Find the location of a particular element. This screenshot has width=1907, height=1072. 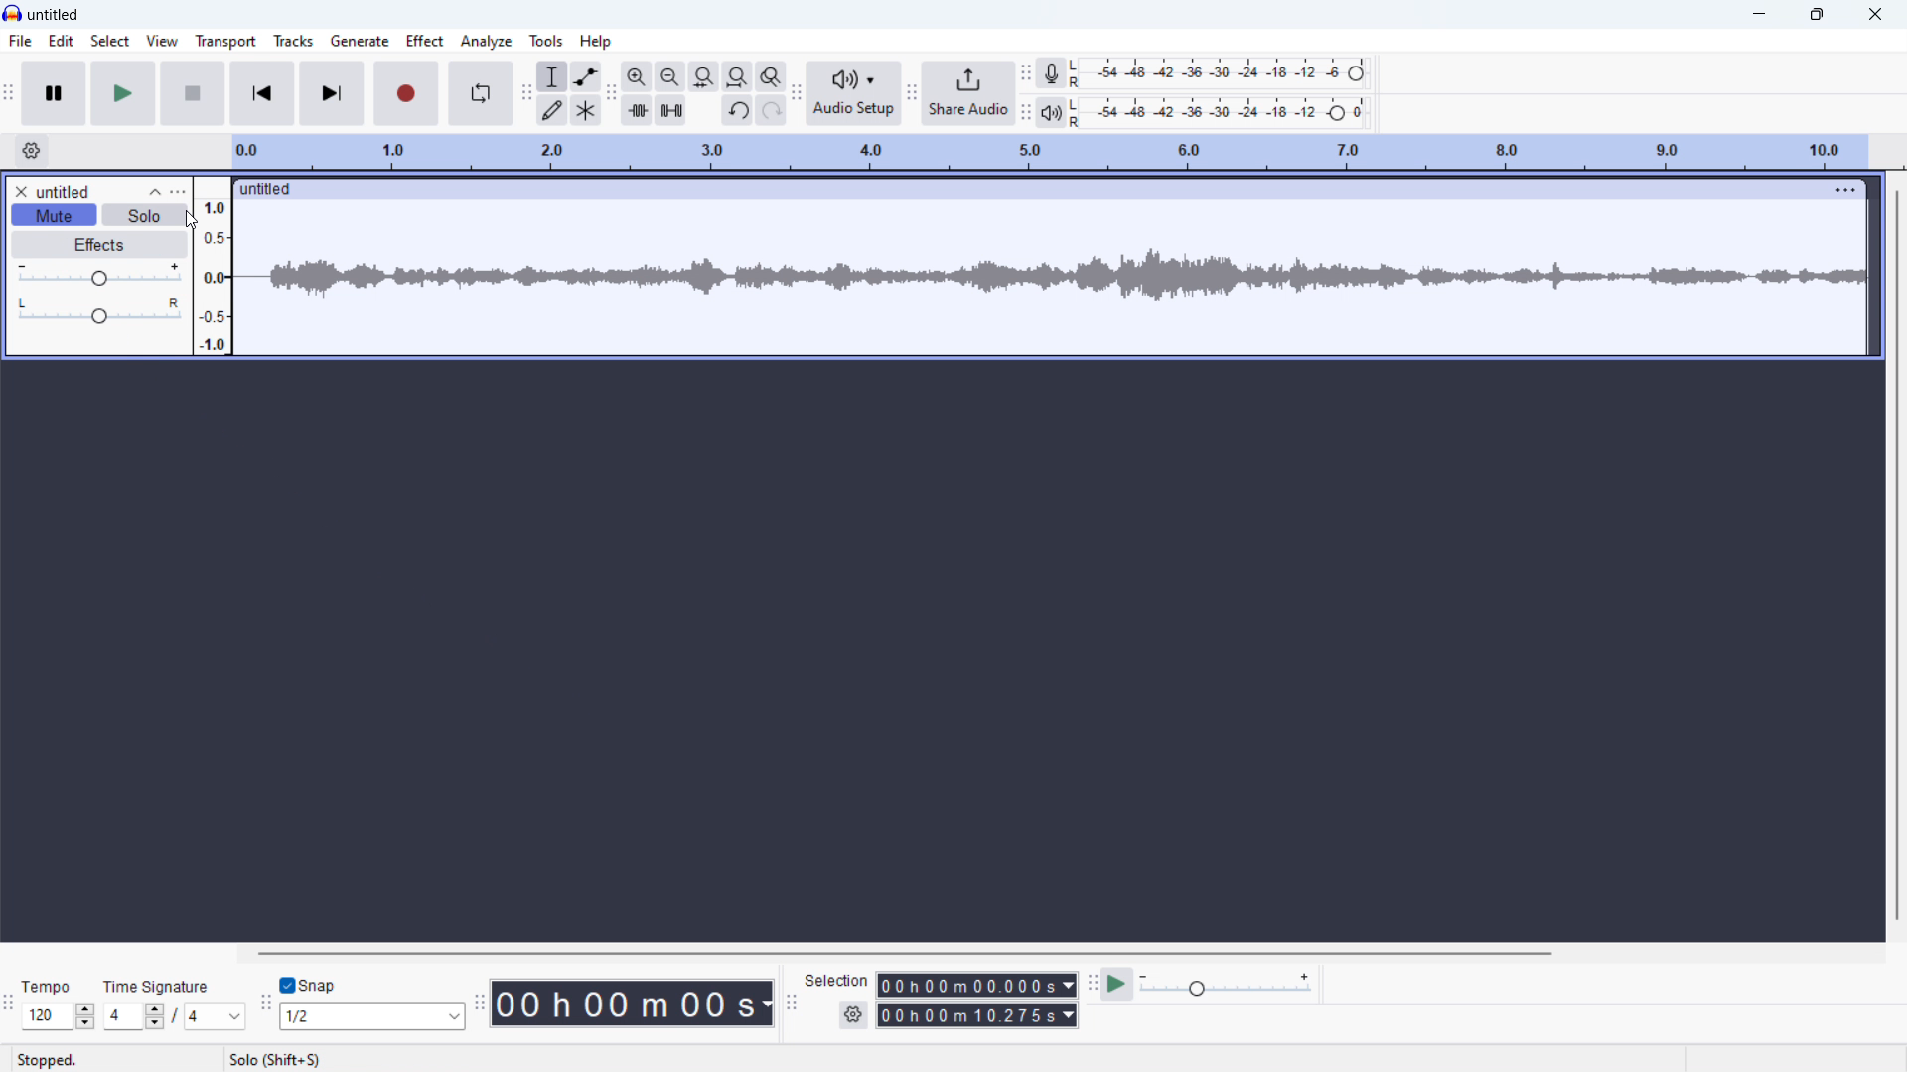

effects is located at coordinates (98, 245).